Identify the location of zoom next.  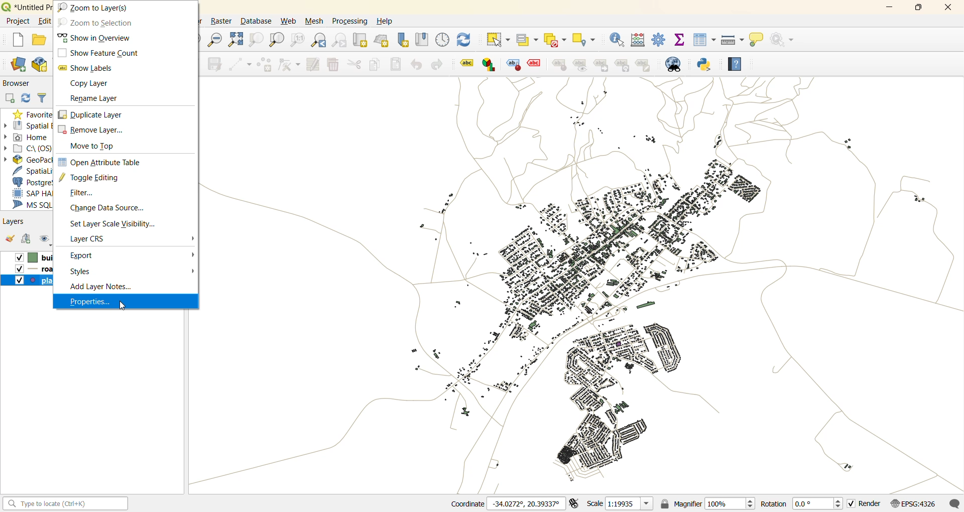
(339, 41).